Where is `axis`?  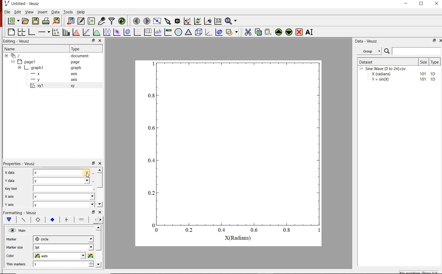 axis is located at coordinates (74, 79).